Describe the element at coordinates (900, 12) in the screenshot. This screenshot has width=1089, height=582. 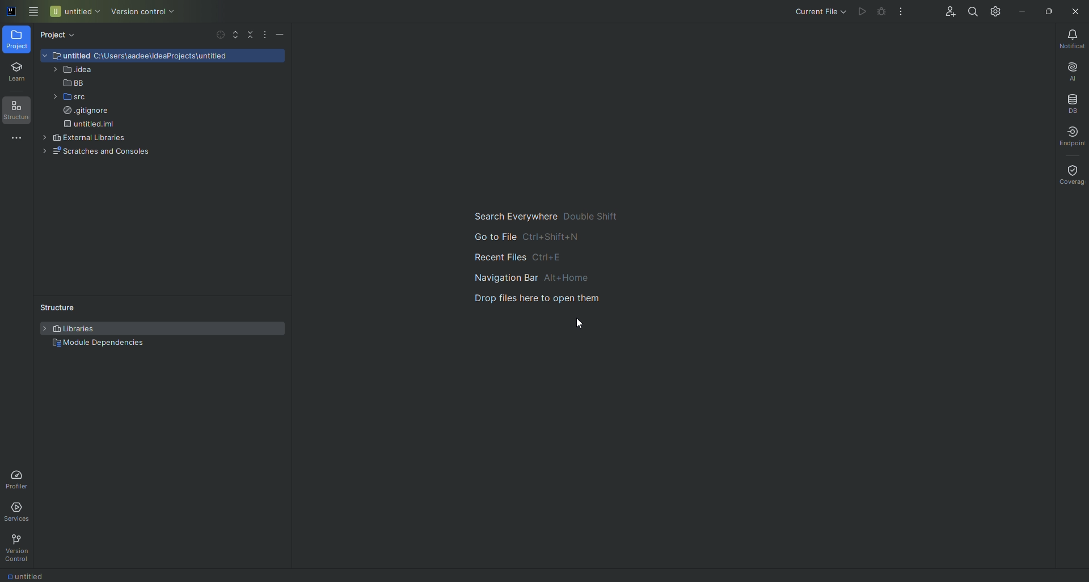
I see `More Actions` at that location.